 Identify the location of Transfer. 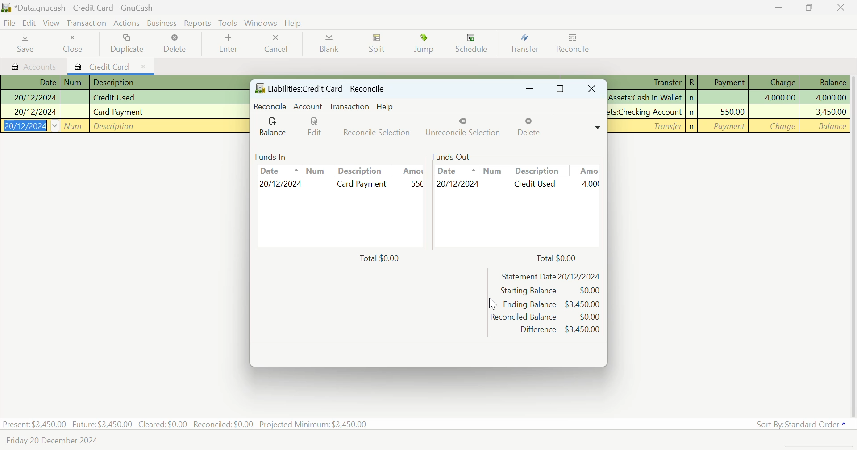
(523, 46).